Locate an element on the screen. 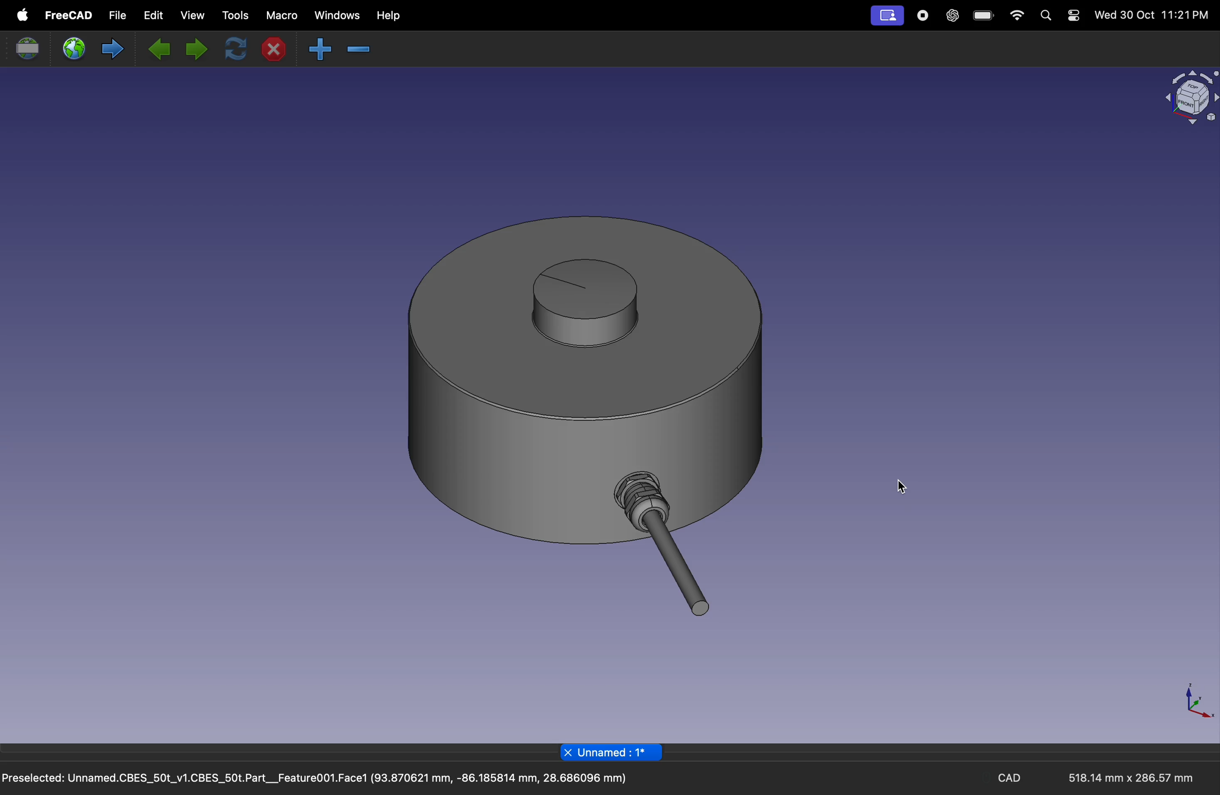  wifi is located at coordinates (1016, 17).